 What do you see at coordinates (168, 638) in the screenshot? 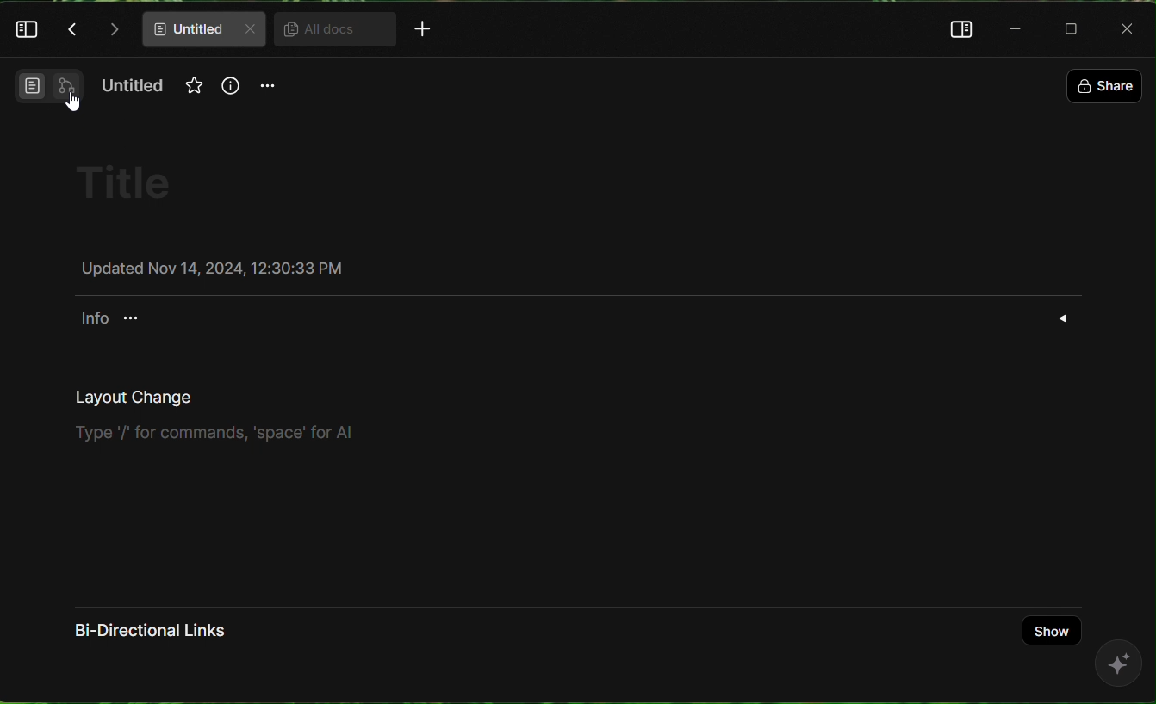
I see `Bi directional links` at bounding box center [168, 638].